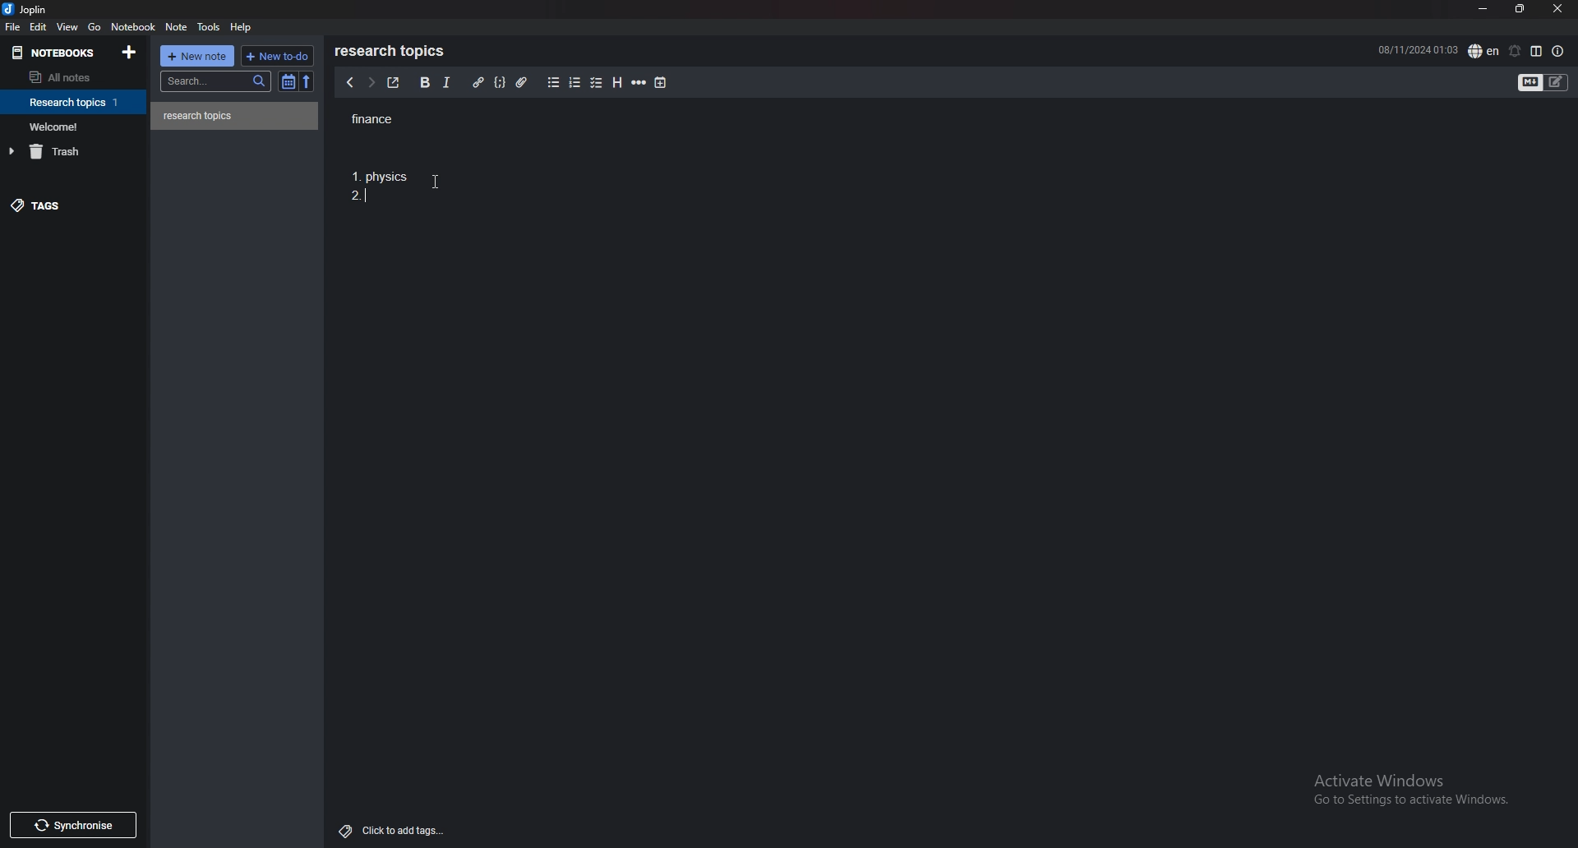  I want to click on 1. Physics 2. , so click(381, 191).